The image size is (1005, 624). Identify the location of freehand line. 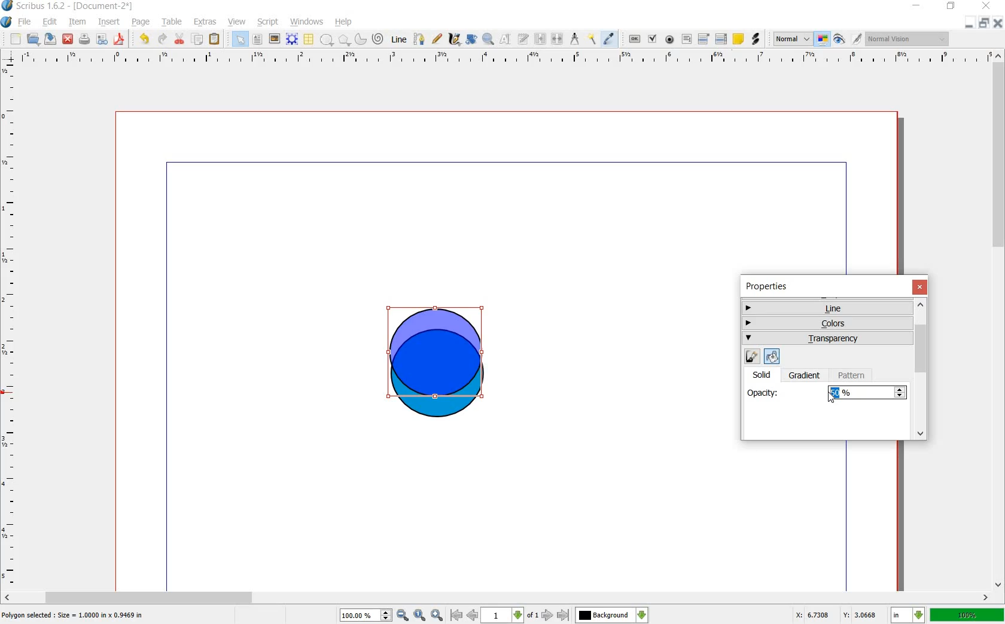
(438, 39).